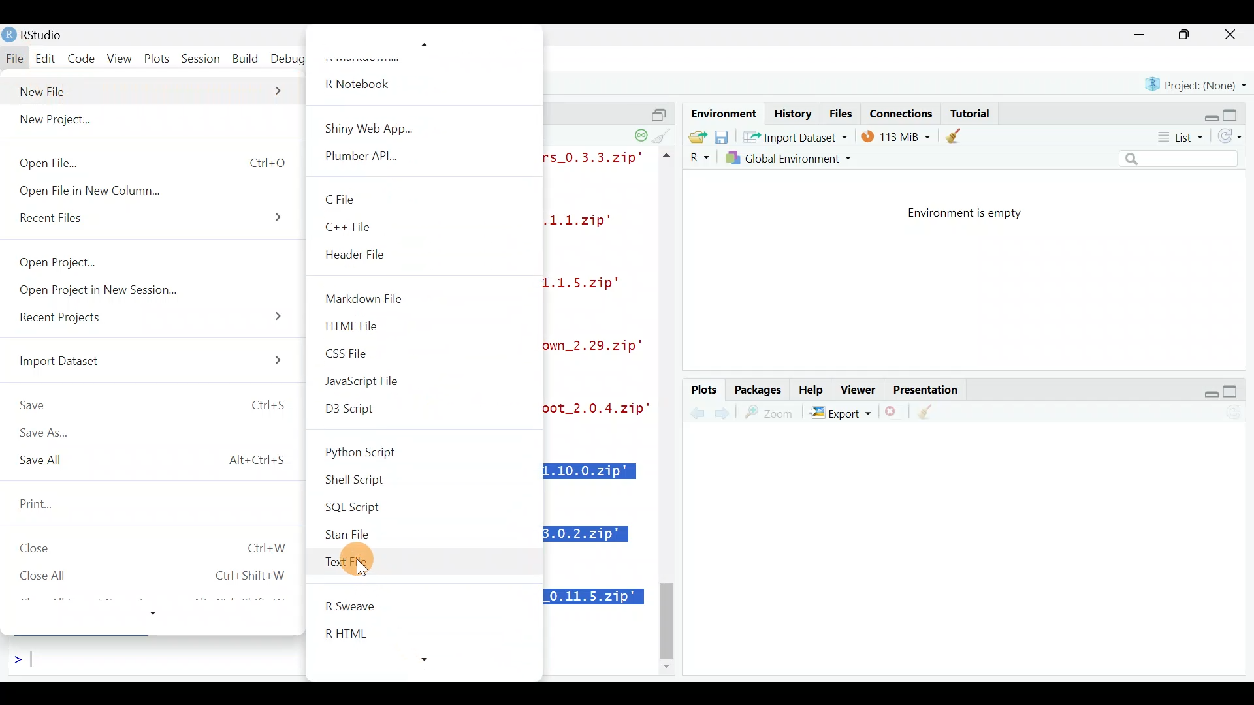 Image resolution: width=1254 pixels, height=705 pixels. I want to click on R, so click(698, 158).